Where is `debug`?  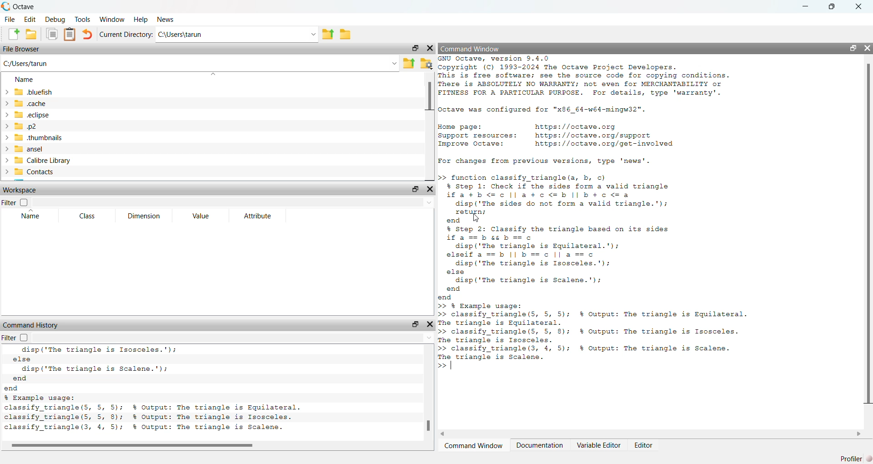
debug is located at coordinates (55, 19).